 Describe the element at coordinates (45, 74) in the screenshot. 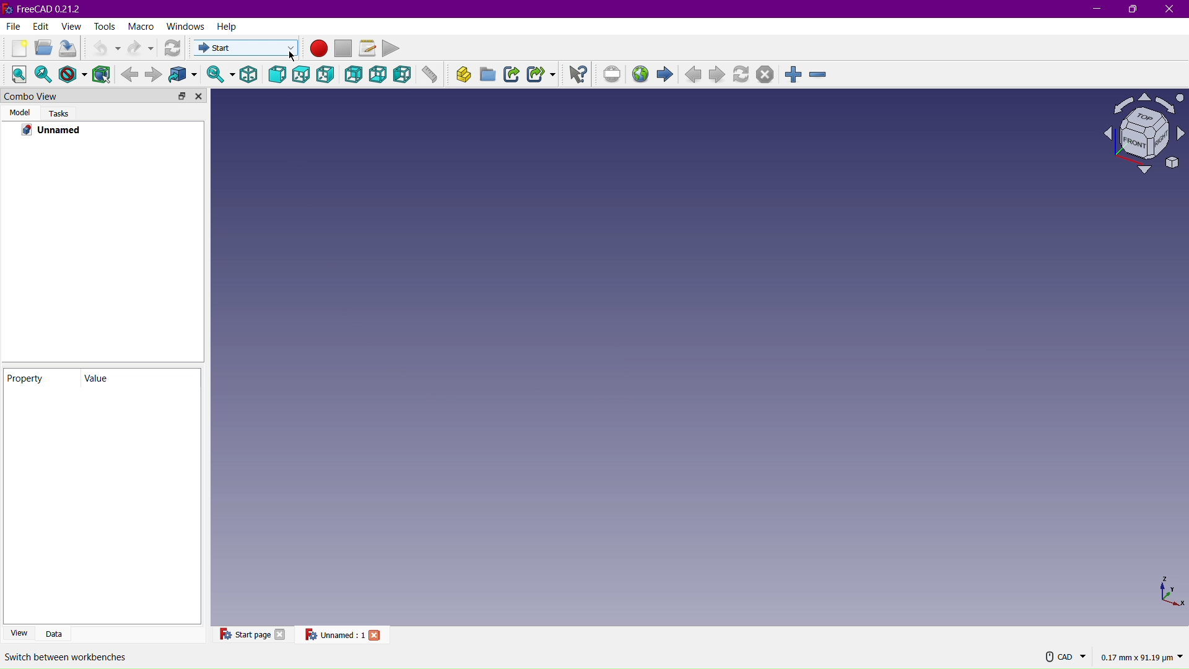

I see `Fit Selection` at that location.